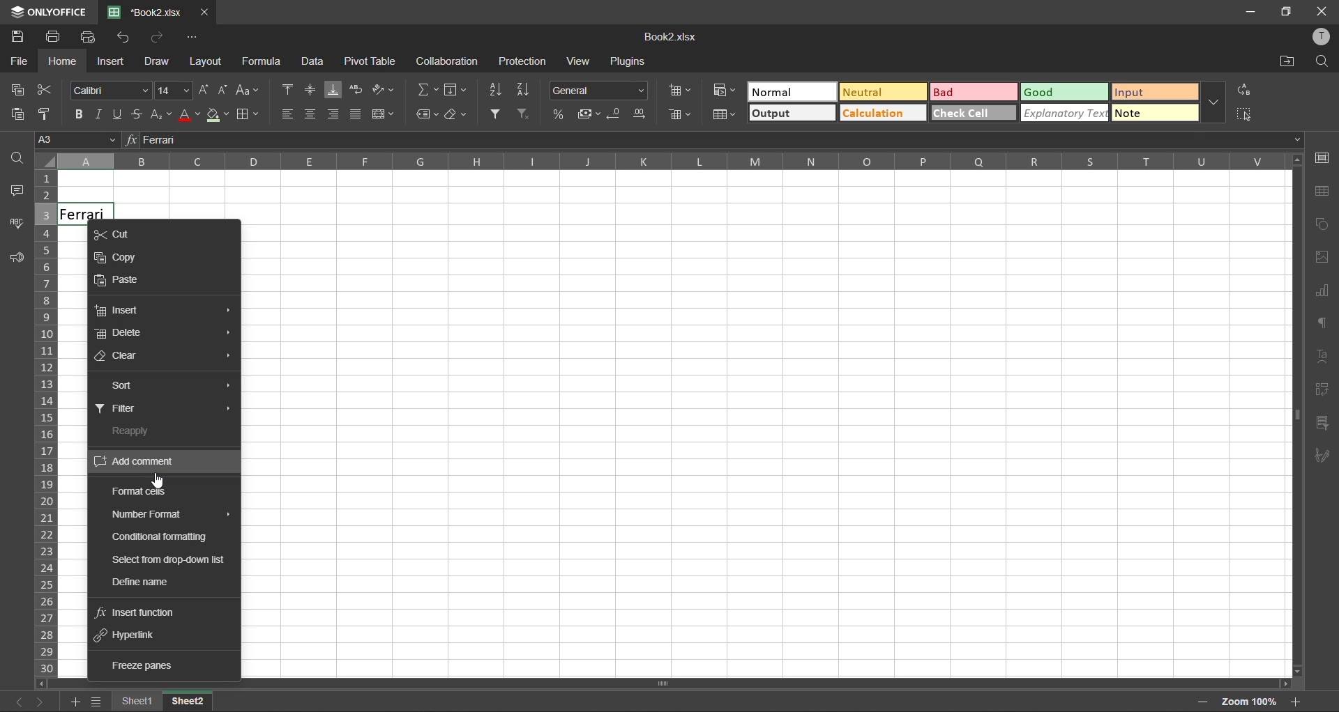 Image resolution: width=1339 pixels, height=712 pixels. I want to click on select from drop down list, so click(167, 560).